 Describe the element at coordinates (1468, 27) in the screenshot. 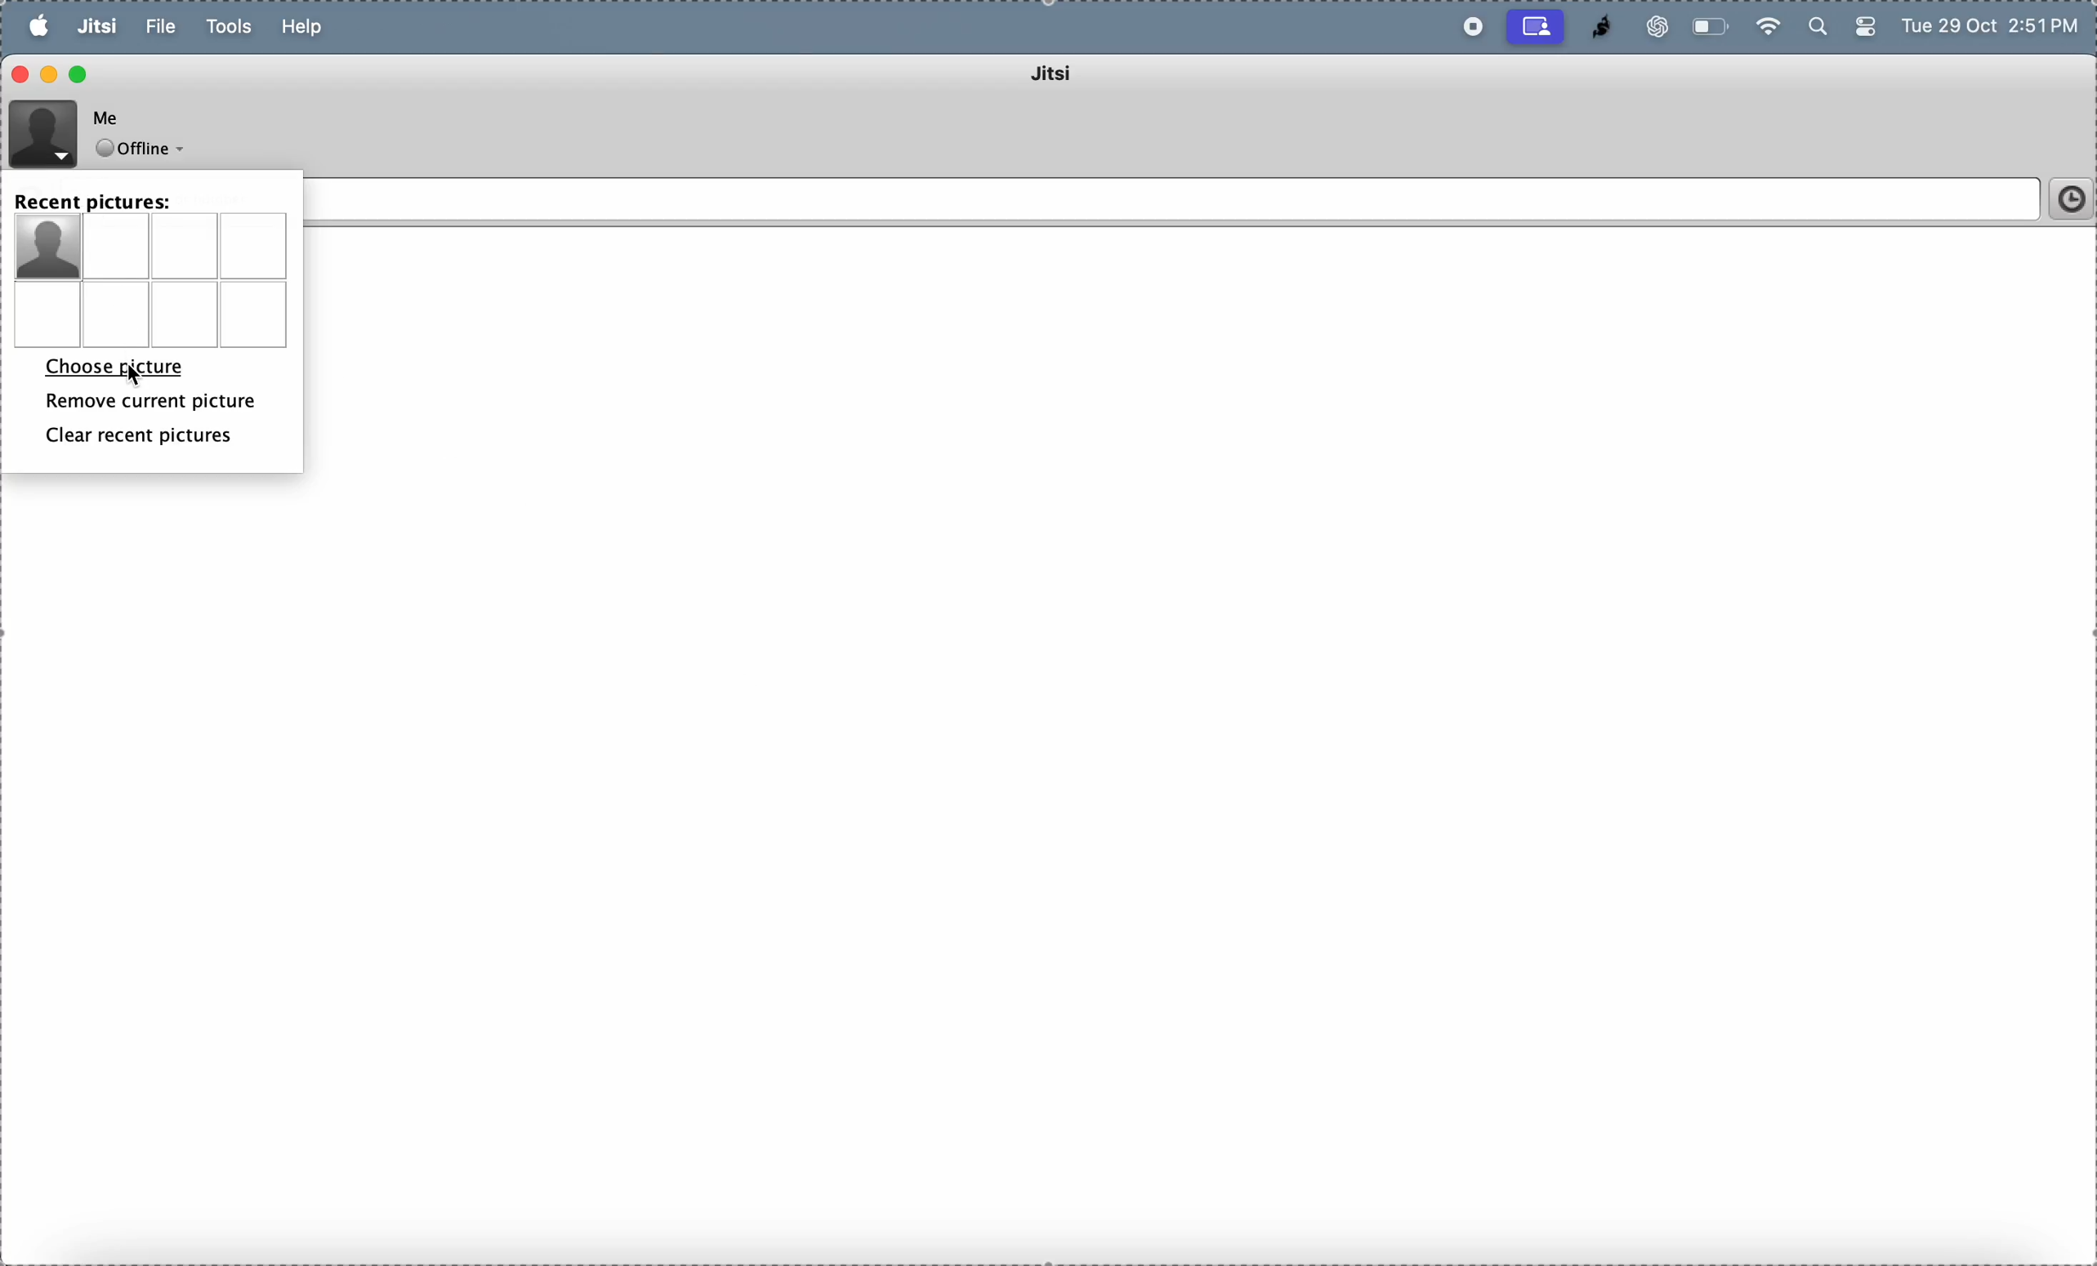

I see `record` at that location.